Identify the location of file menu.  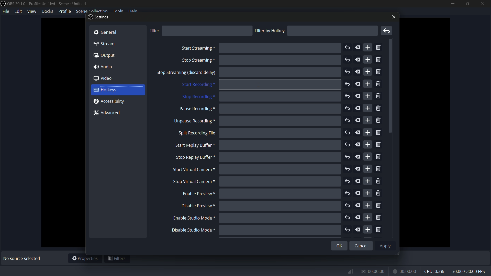
(6, 11).